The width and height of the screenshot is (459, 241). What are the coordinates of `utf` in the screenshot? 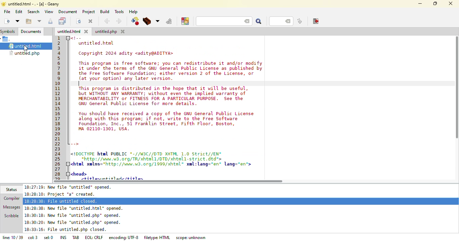 It's located at (123, 236).